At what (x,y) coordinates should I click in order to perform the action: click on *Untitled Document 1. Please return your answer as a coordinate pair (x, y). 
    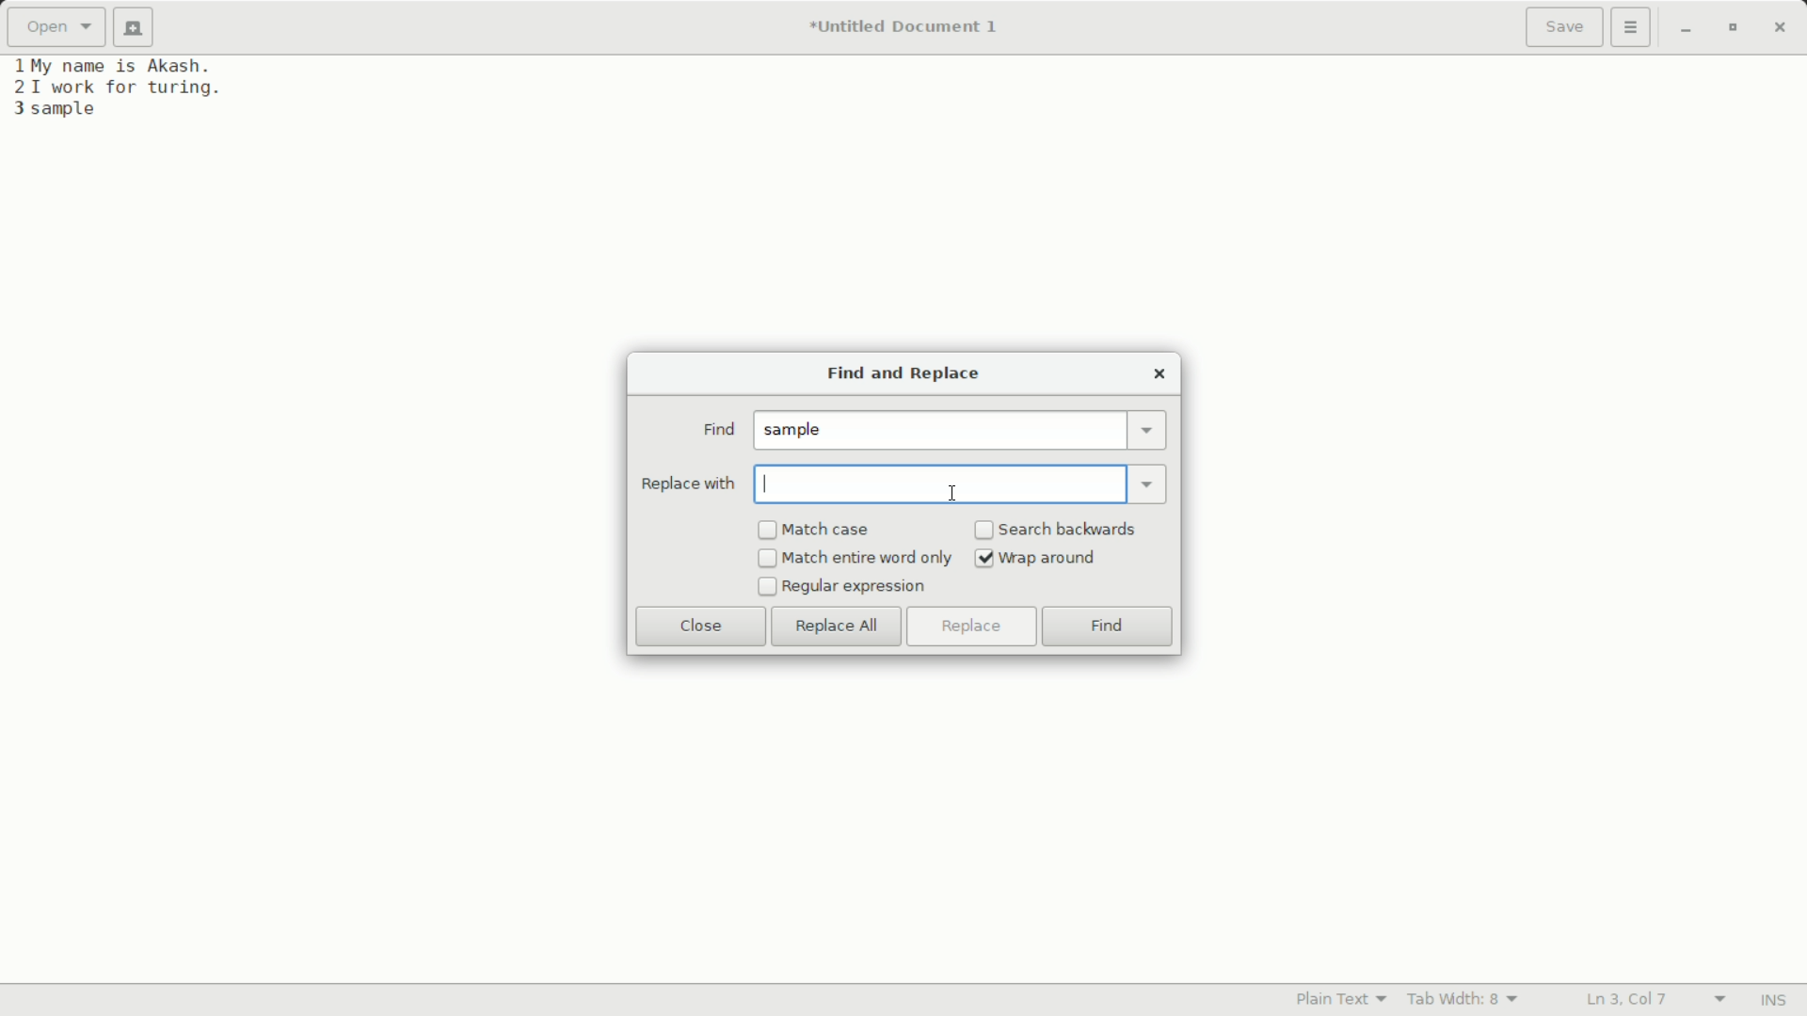
    Looking at the image, I should click on (903, 29).